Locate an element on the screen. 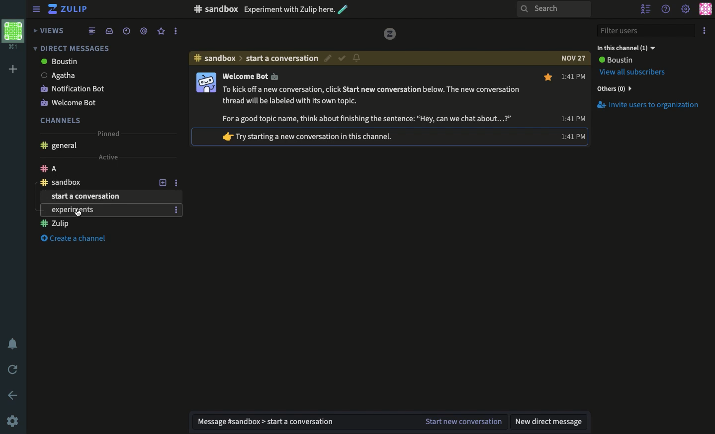 This screenshot has width=715, height=434. Channel A is located at coordinates (93, 168).